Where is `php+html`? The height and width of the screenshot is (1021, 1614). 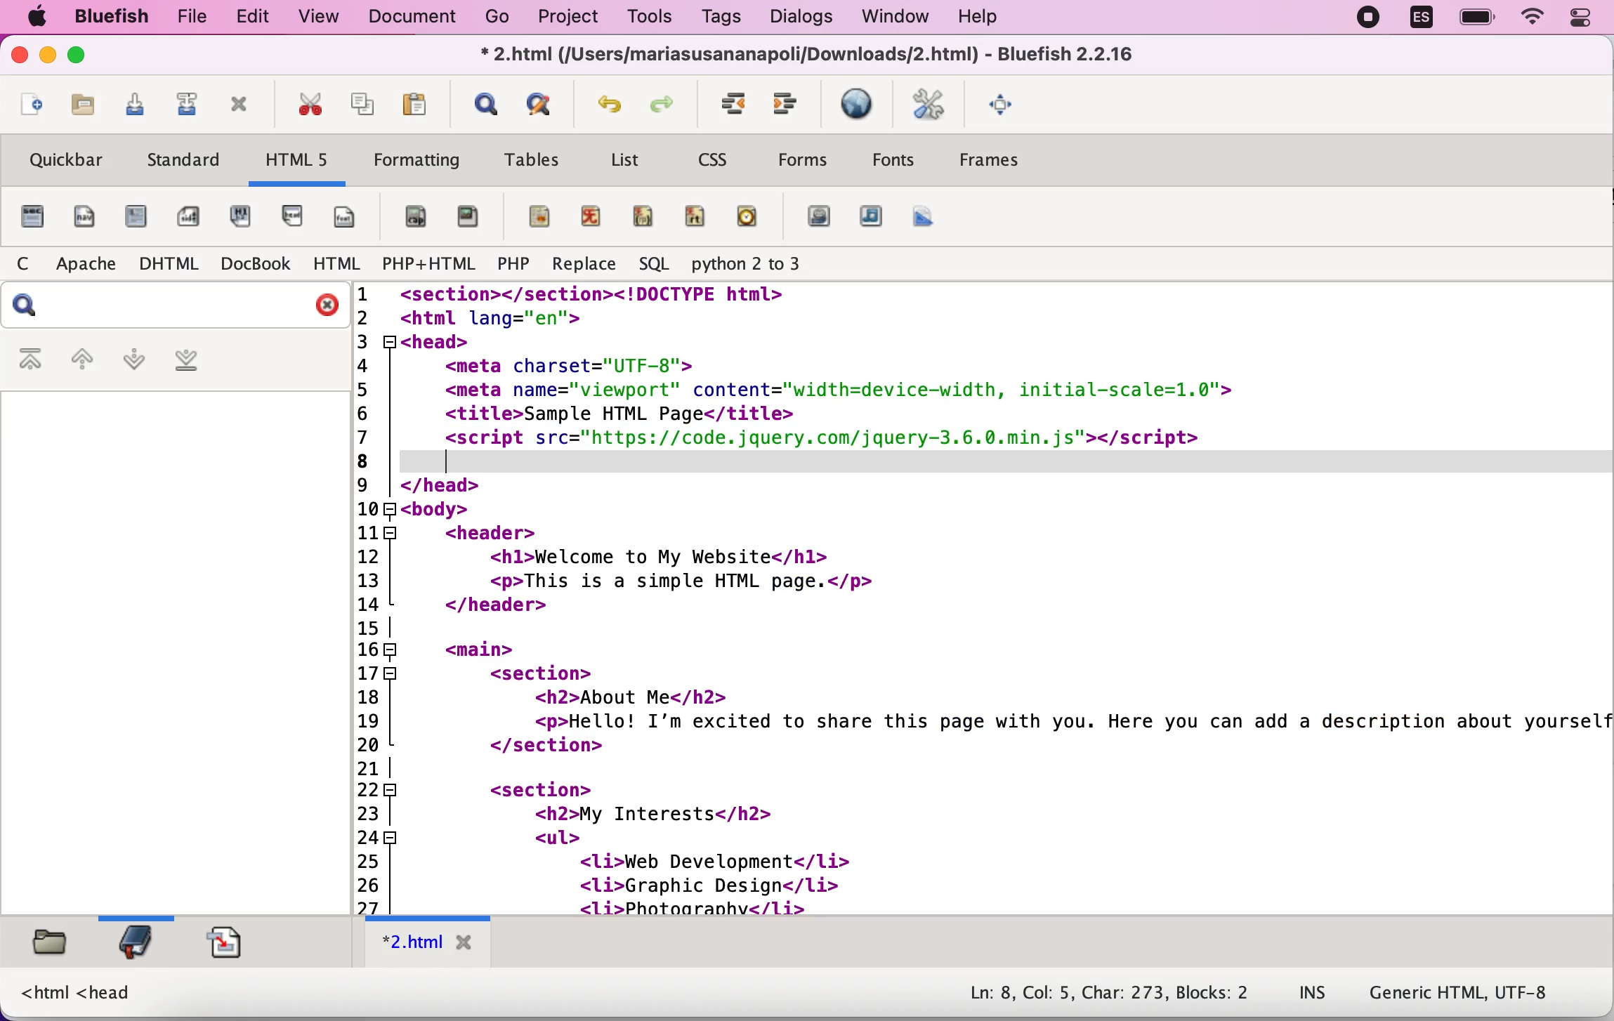
php+html is located at coordinates (430, 266).